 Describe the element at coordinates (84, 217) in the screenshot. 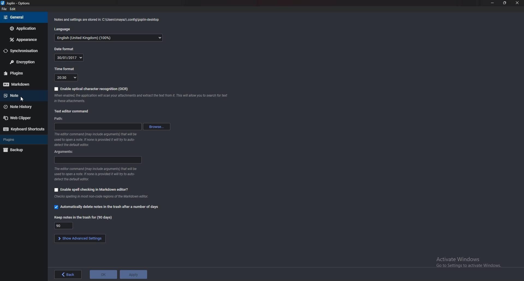

I see `Keep notes in the trash for` at that location.